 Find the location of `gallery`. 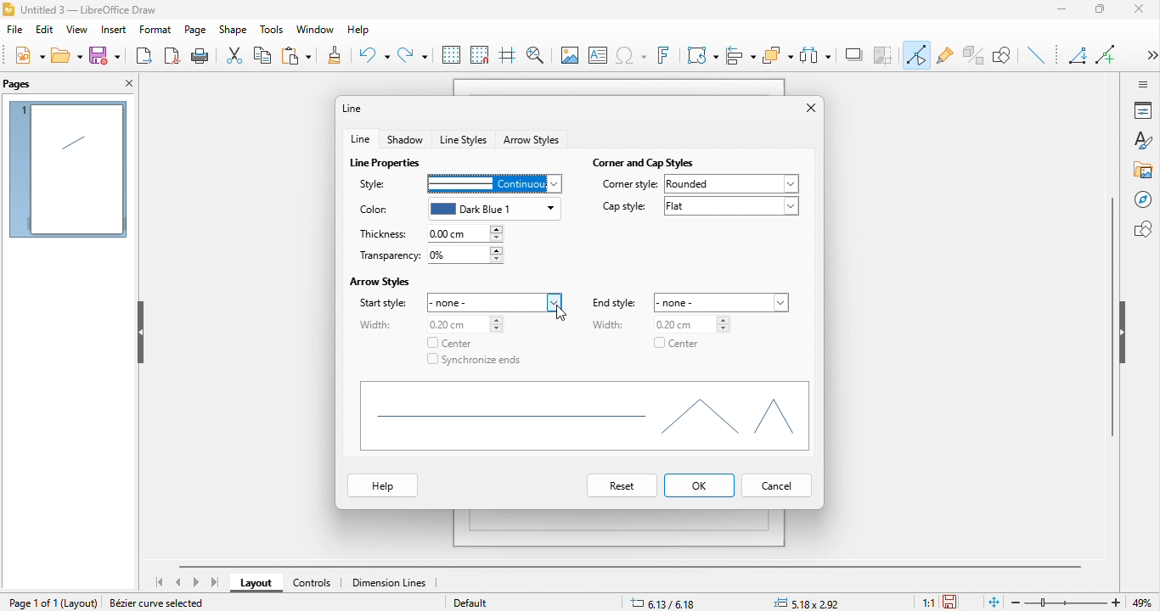

gallery is located at coordinates (1144, 171).